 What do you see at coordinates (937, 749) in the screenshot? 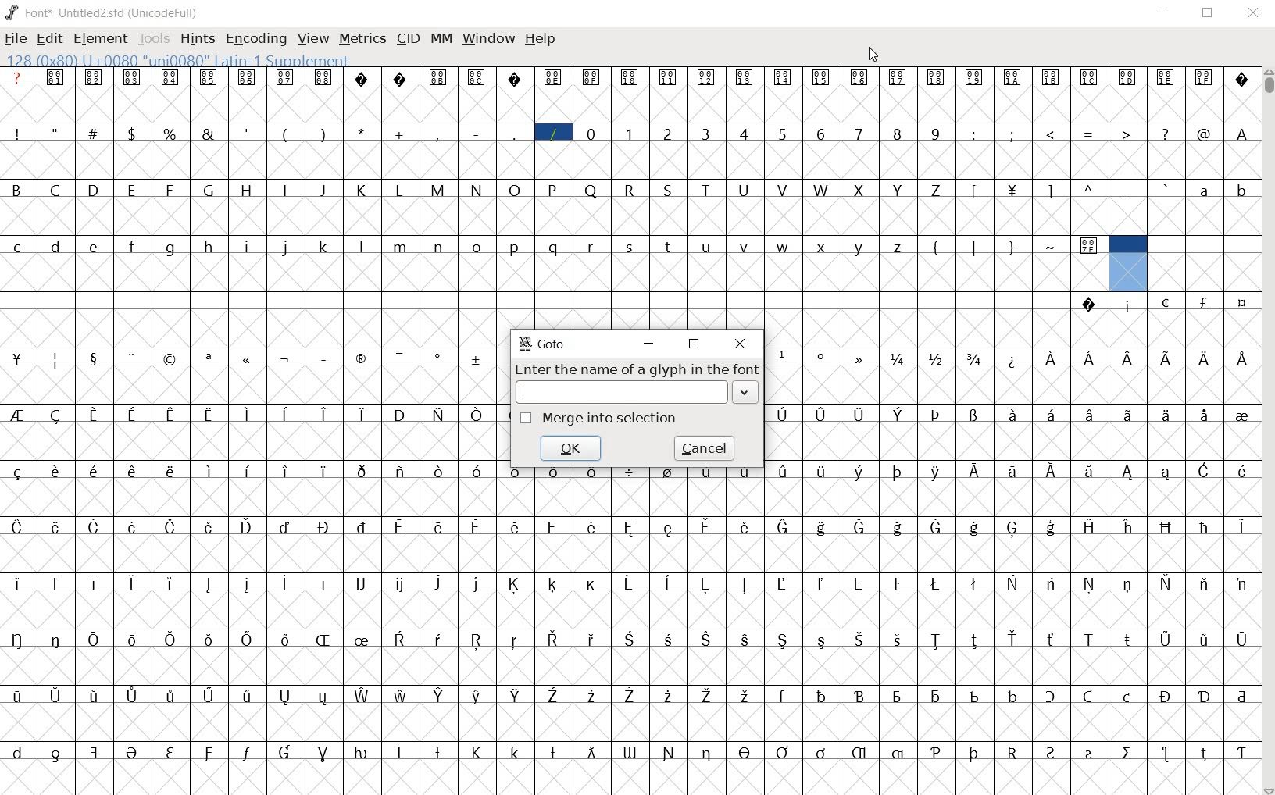
I see `Symbol` at bounding box center [937, 749].